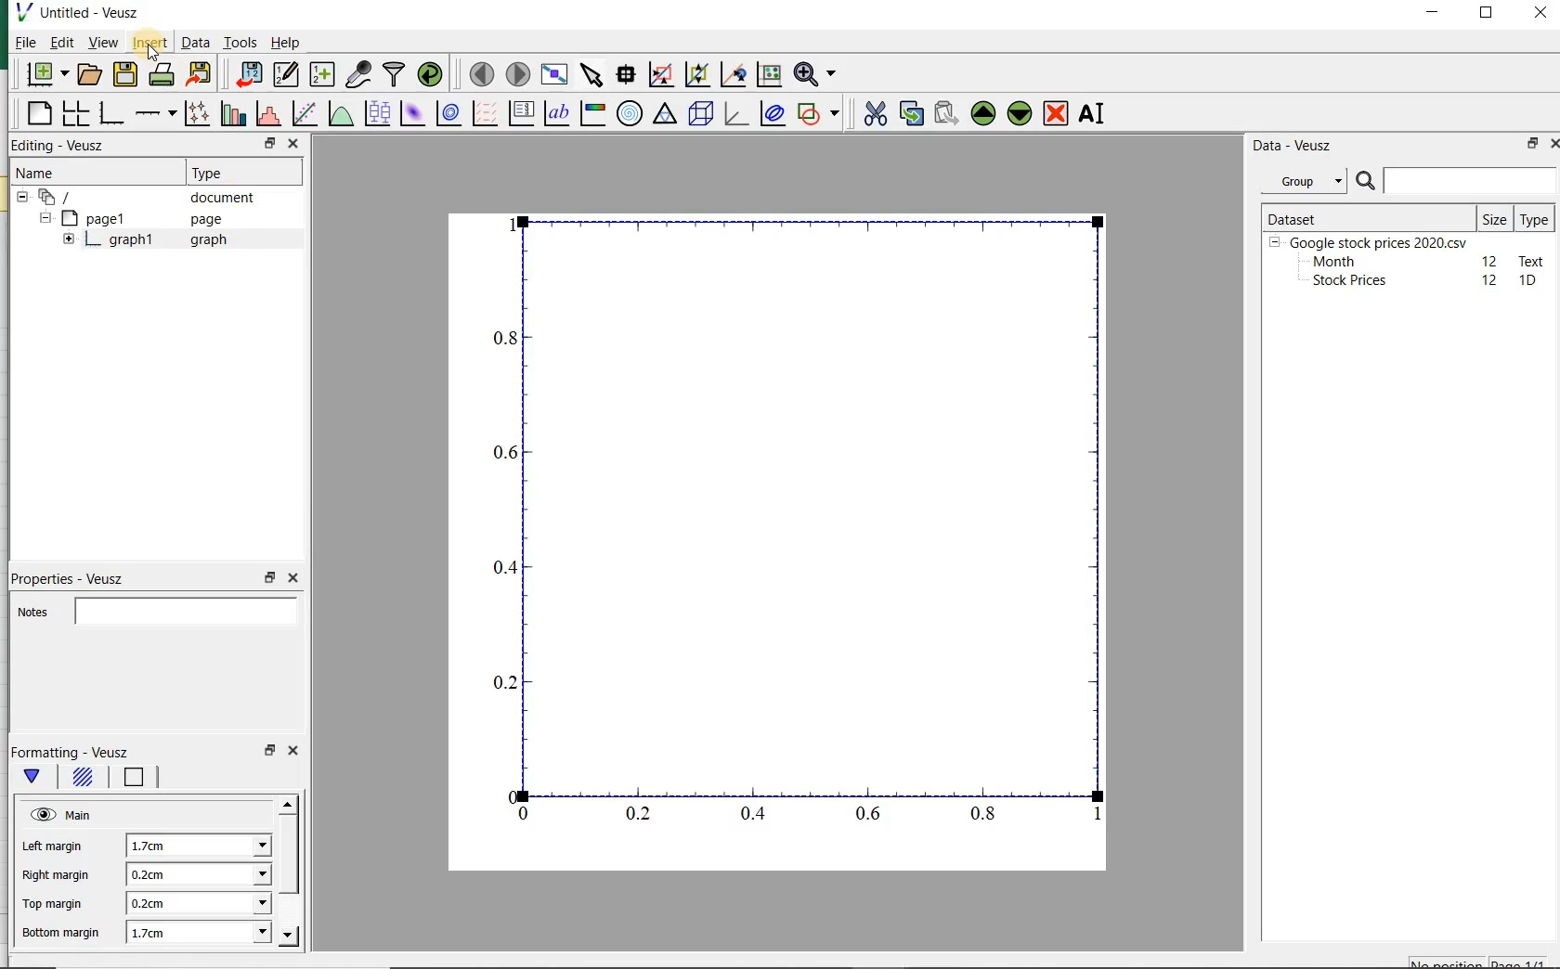 The height and width of the screenshot is (969, 1560). I want to click on restore, so click(269, 750).